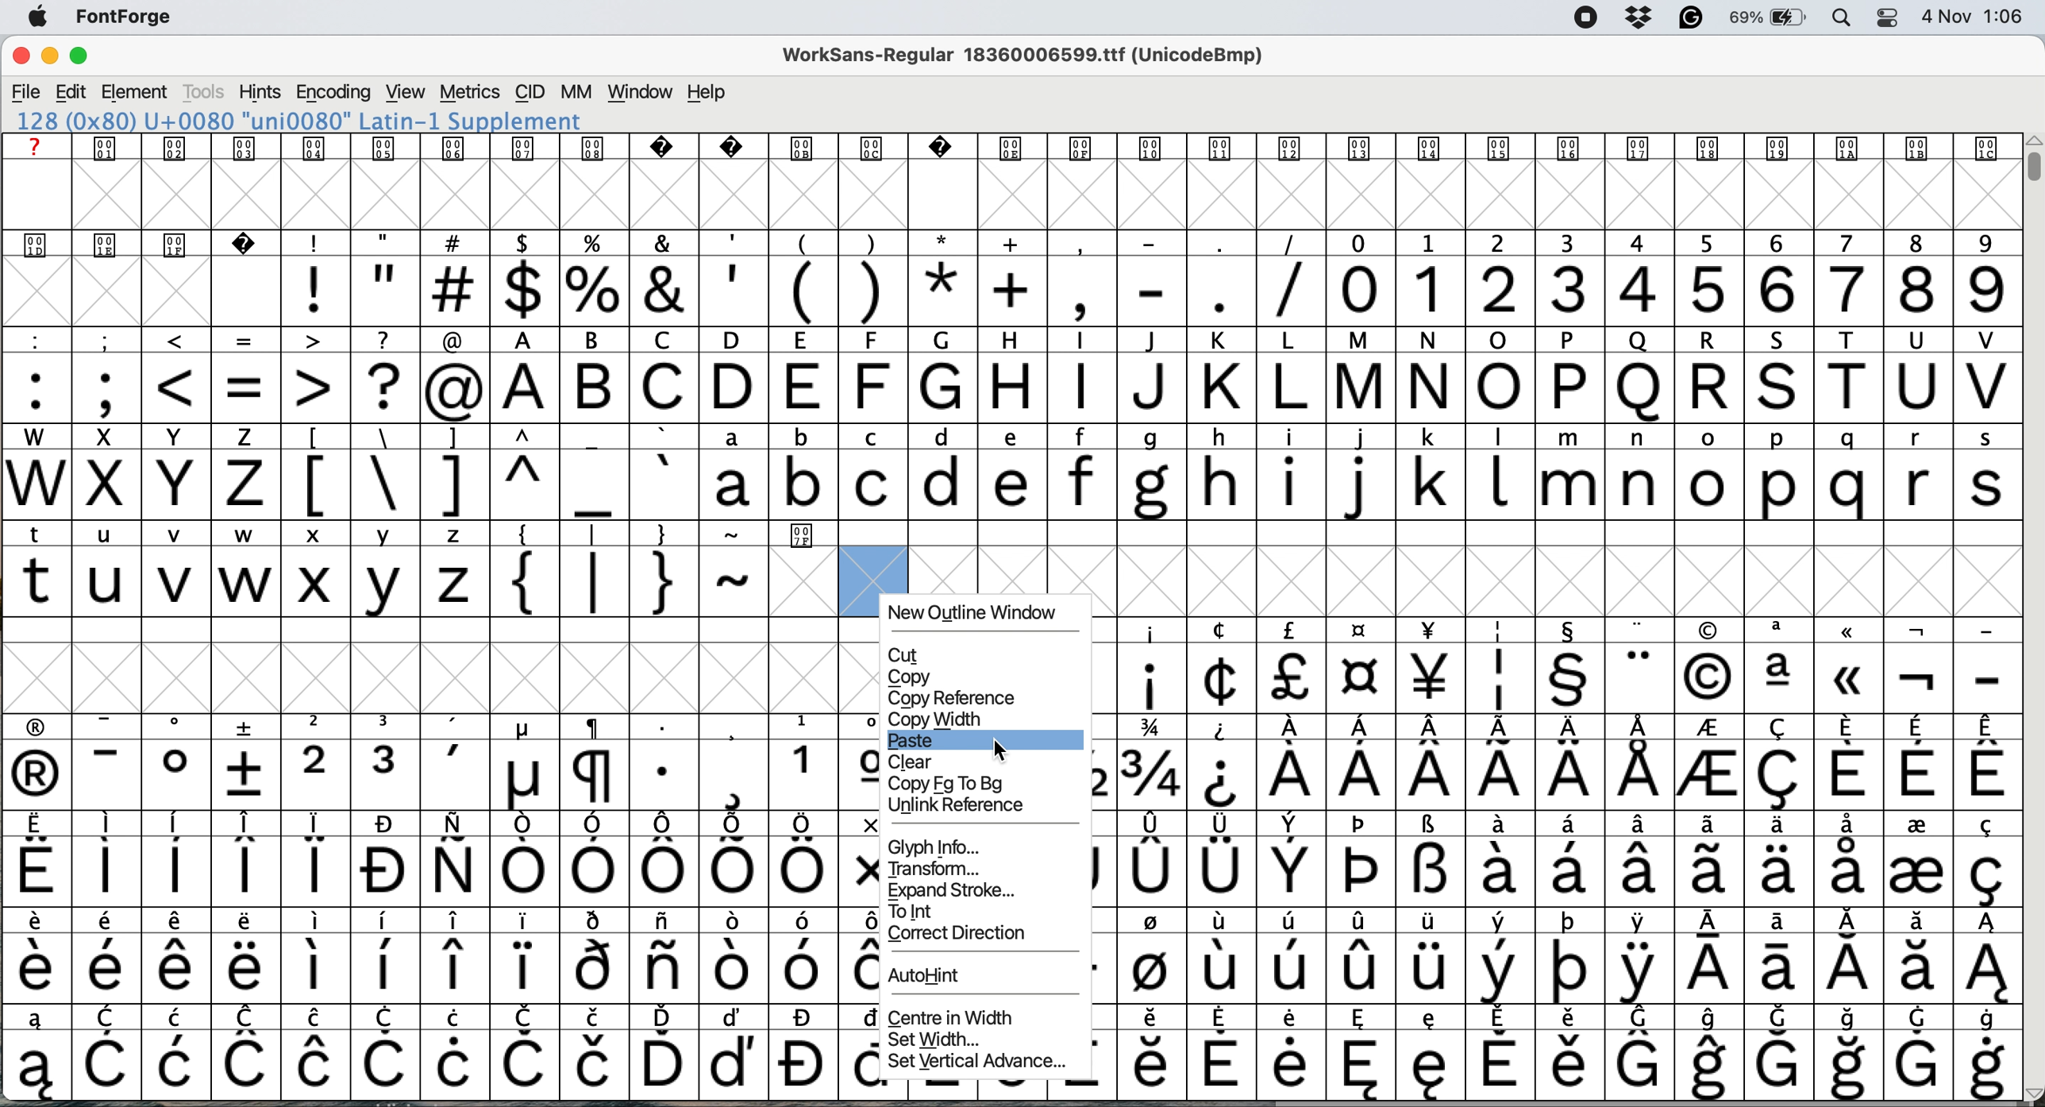 Image resolution: width=2045 pixels, height=1107 pixels. What do you see at coordinates (961, 936) in the screenshot?
I see `correct direction` at bounding box center [961, 936].